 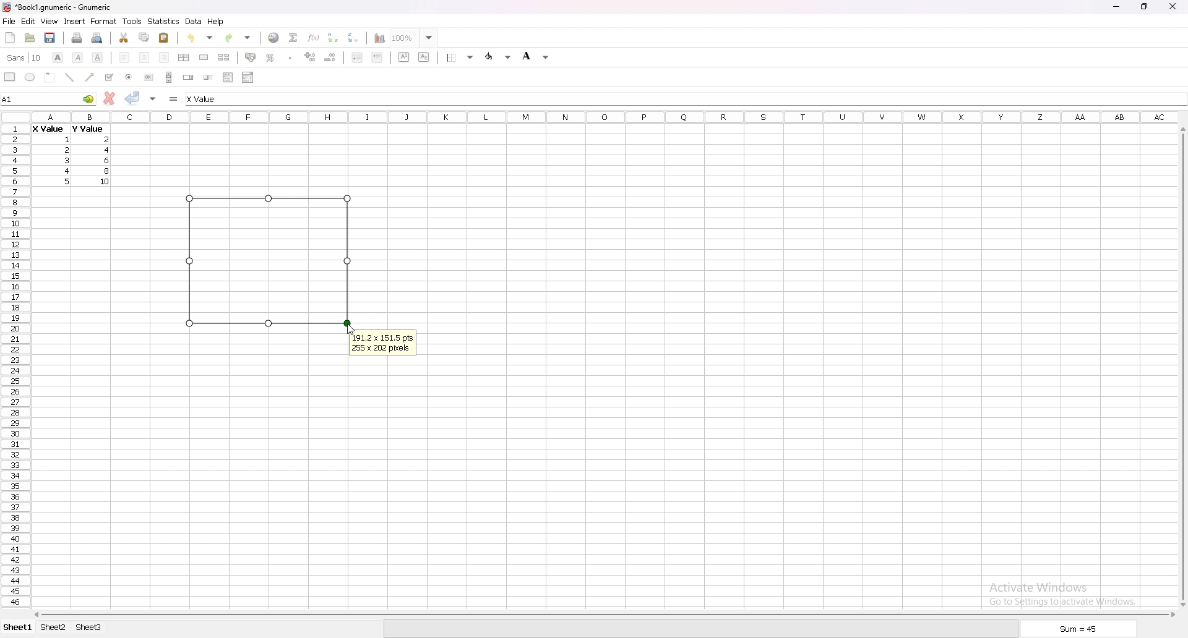 What do you see at coordinates (148, 77) in the screenshot?
I see `button` at bounding box center [148, 77].